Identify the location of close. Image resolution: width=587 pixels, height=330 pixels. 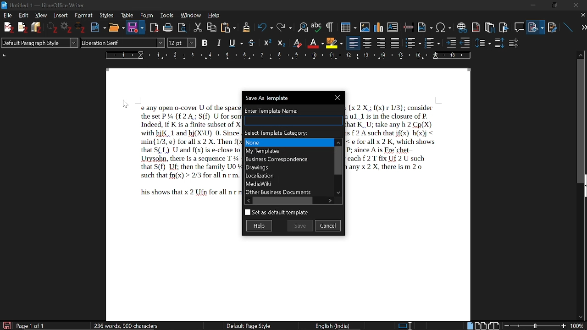
(582, 16).